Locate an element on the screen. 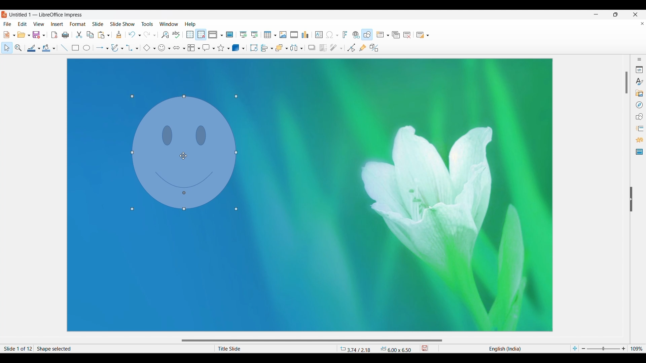  Callout shape options is located at coordinates (214, 49).